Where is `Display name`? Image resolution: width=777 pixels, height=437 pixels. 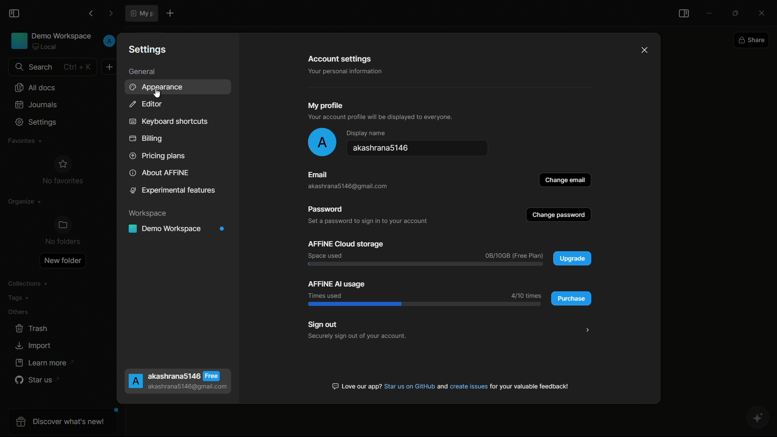 Display name is located at coordinates (365, 134).